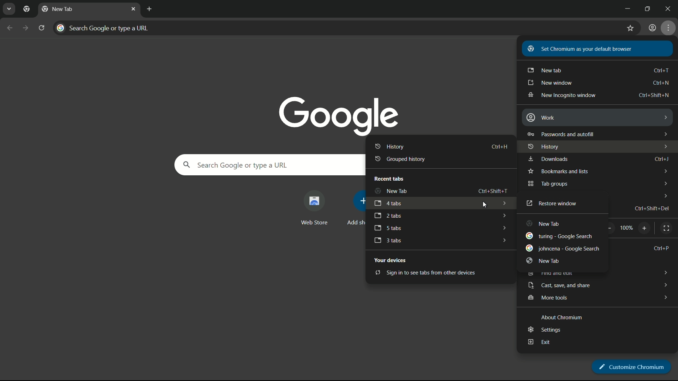  Describe the element at coordinates (665, 271) in the screenshot. I see `dropdown arrows` at that location.